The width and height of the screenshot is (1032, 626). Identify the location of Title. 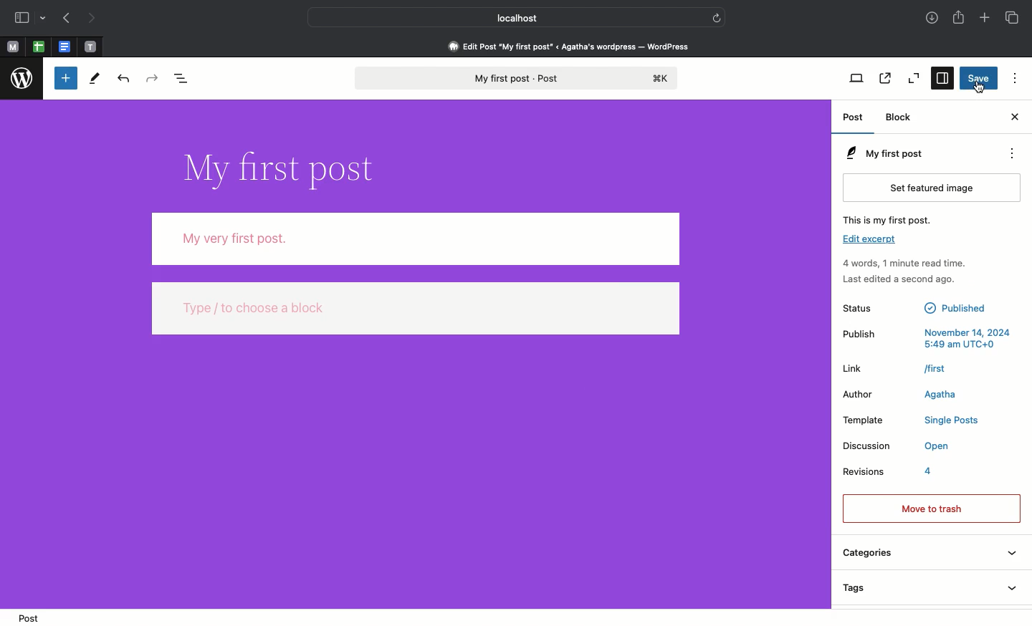
(277, 166).